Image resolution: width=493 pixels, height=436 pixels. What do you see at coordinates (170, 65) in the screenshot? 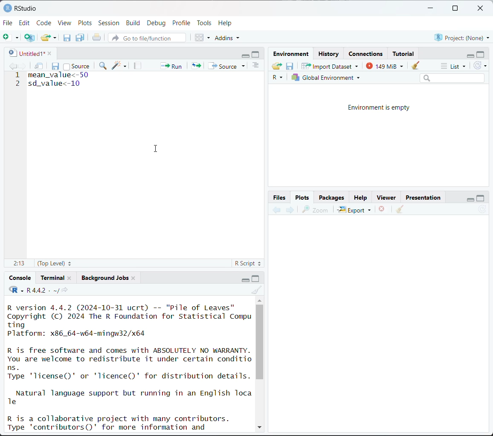
I see `run` at bounding box center [170, 65].